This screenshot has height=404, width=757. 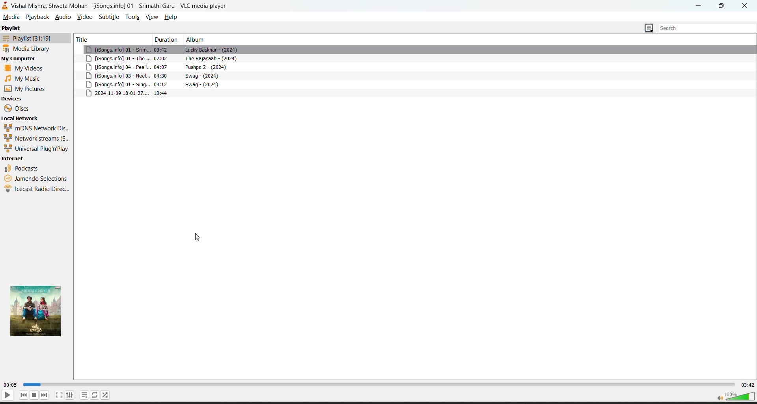 I want to click on Minimize, so click(x=699, y=6).